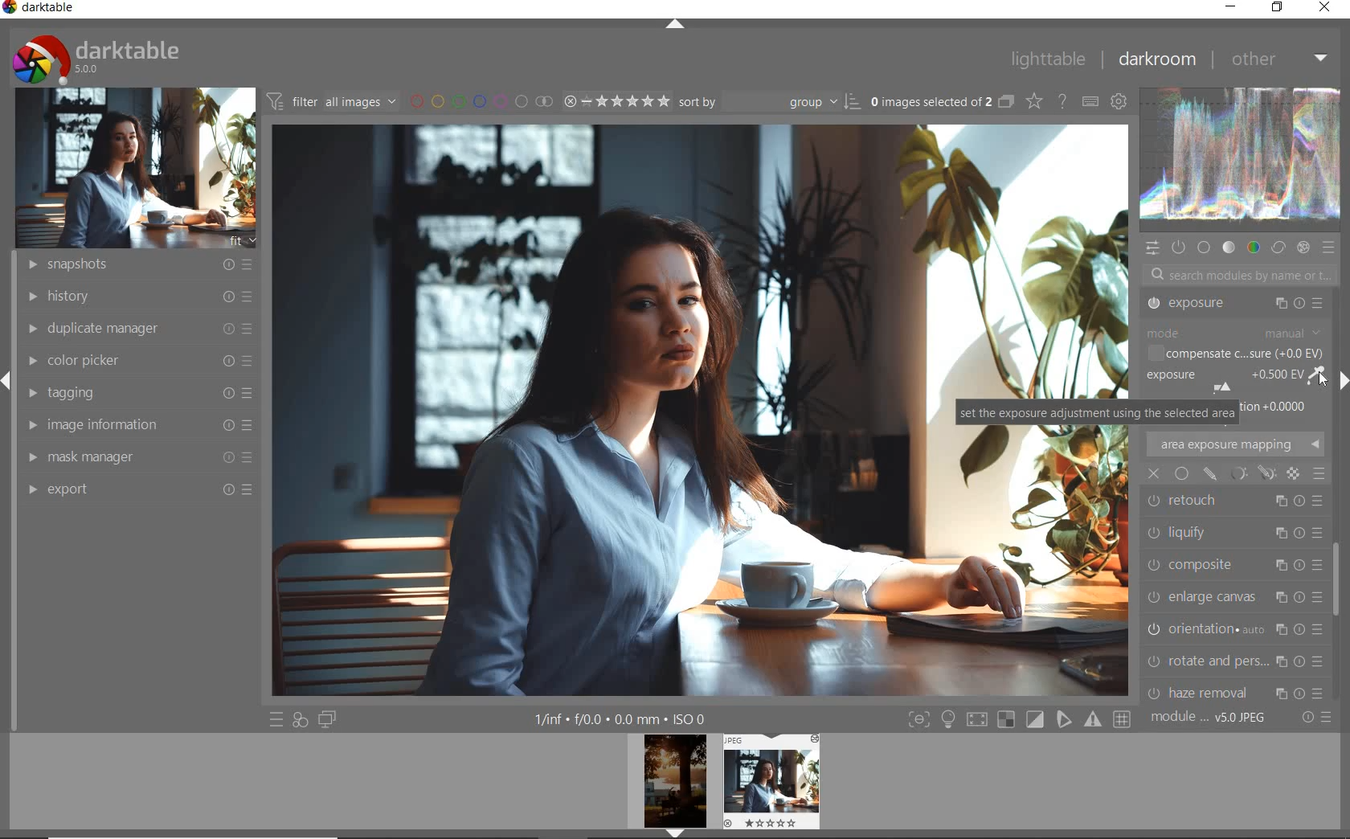 The width and height of the screenshot is (1350, 839). What do you see at coordinates (137, 456) in the screenshot?
I see `MASK MANAGER` at bounding box center [137, 456].